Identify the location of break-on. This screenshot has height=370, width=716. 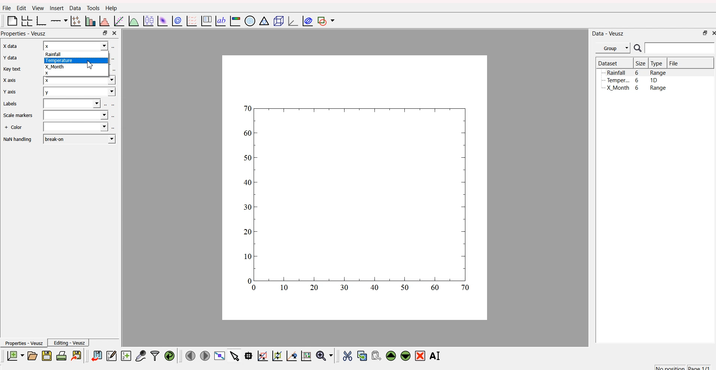
(79, 138).